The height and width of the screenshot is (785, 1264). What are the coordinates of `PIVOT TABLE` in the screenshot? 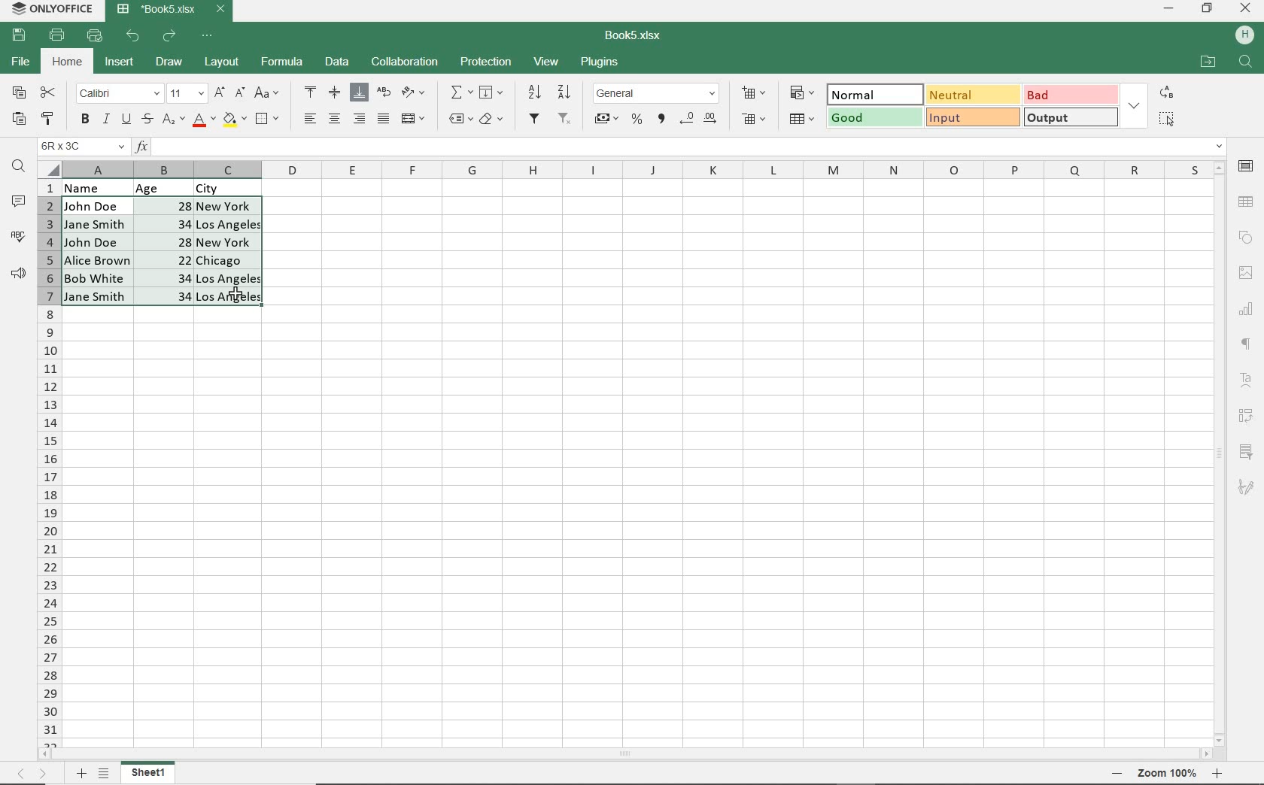 It's located at (1247, 416).